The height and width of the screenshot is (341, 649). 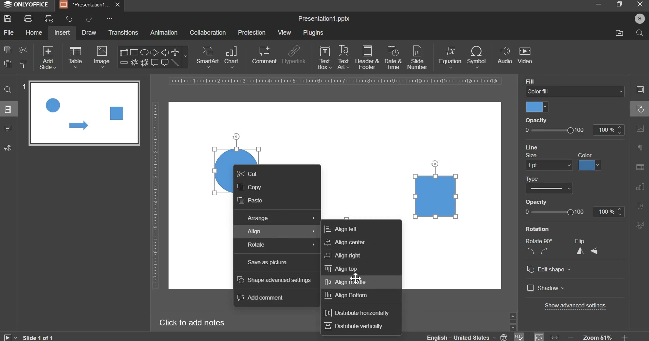 I want to click on add slide, so click(x=48, y=58).